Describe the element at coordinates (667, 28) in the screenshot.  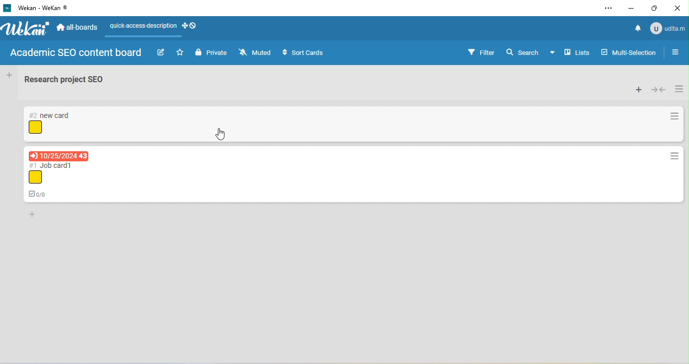
I see `account` at that location.